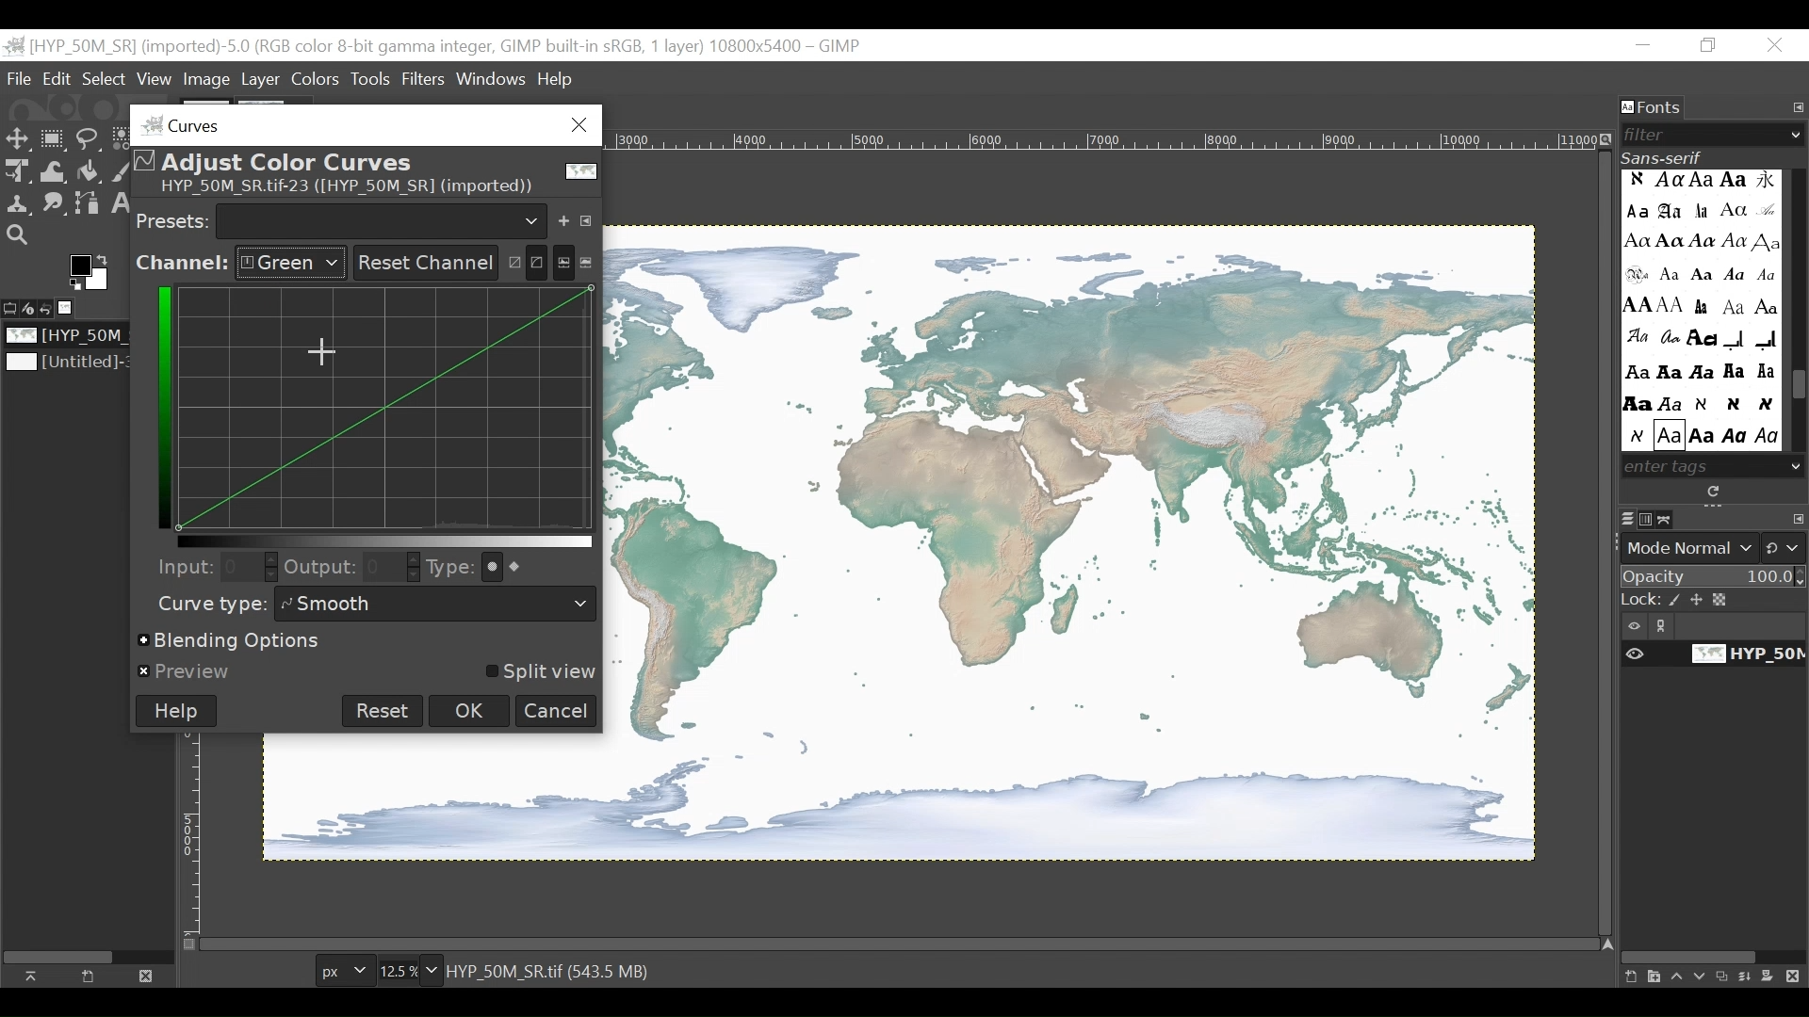  I want to click on Channel Selection, so click(239, 264).